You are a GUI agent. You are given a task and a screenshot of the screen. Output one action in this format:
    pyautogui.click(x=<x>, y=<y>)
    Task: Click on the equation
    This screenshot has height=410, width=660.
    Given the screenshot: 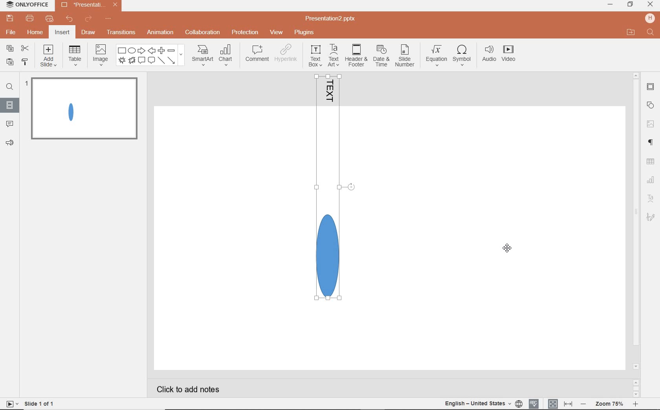 What is the action you would take?
    pyautogui.click(x=435, y=57)
    